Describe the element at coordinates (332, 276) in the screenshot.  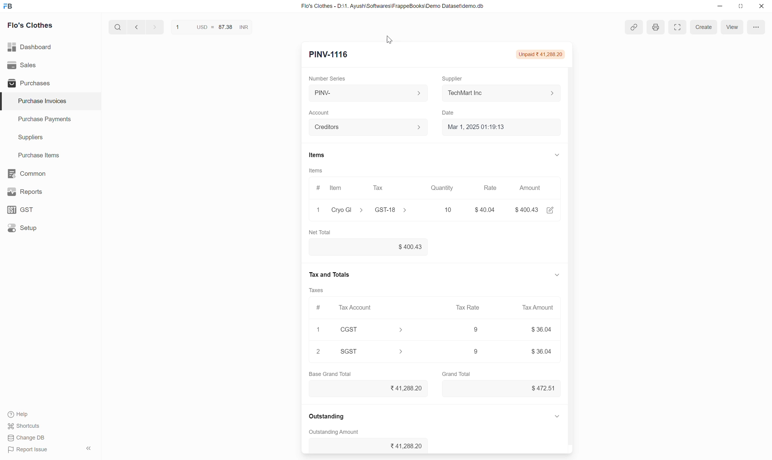
I see `Tax and Totals` at that location.